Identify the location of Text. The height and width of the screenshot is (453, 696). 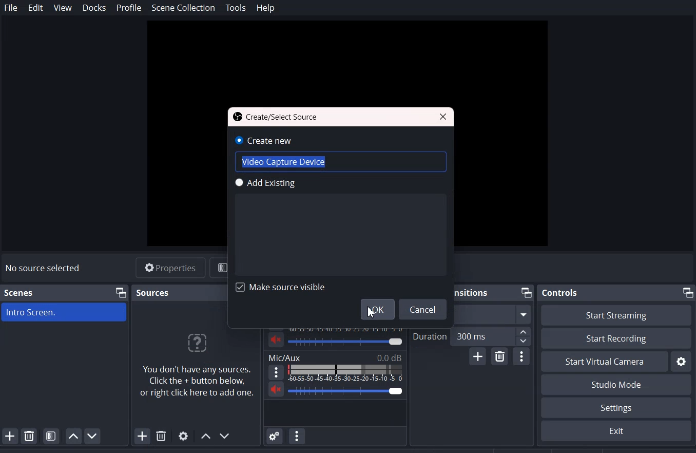
(334, 357).